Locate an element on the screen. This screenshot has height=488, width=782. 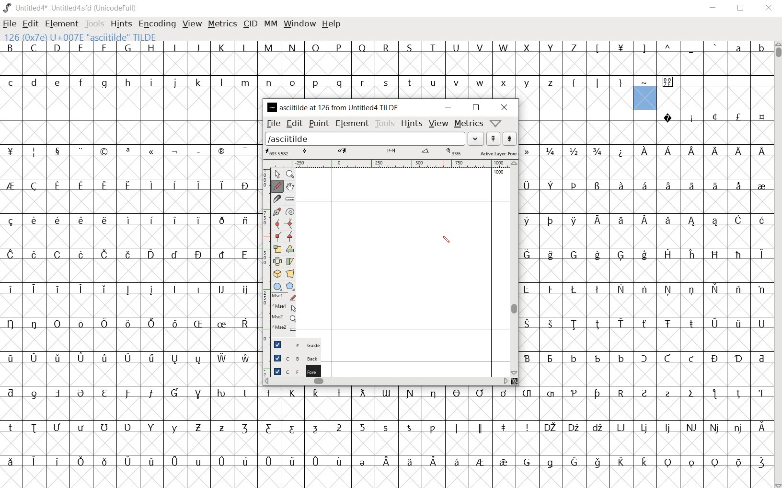
glyph characters is located at coordinates (129, 261).